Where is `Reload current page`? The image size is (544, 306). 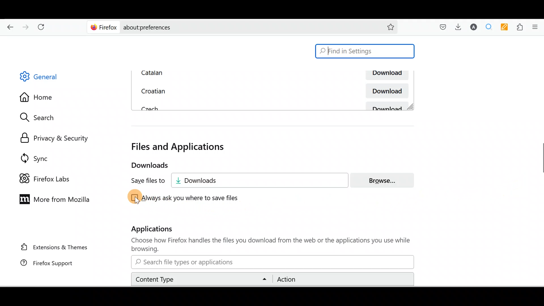
Reload current page is located at coordinates (44, 28).